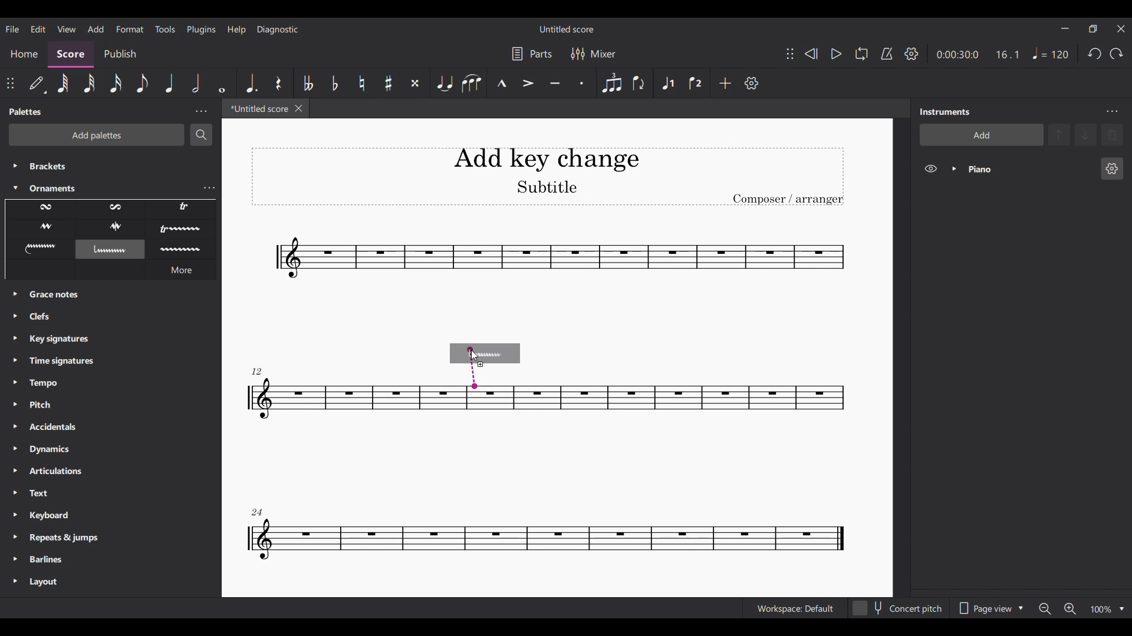  I want to click on Manage parts, so click(532, 54).